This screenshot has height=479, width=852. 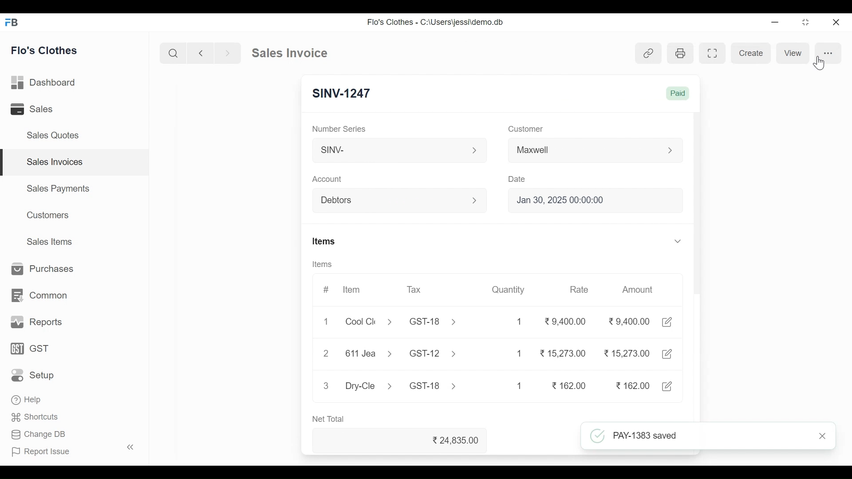 I want to click on PAY-1383 saved, so click(x=698, y=436).